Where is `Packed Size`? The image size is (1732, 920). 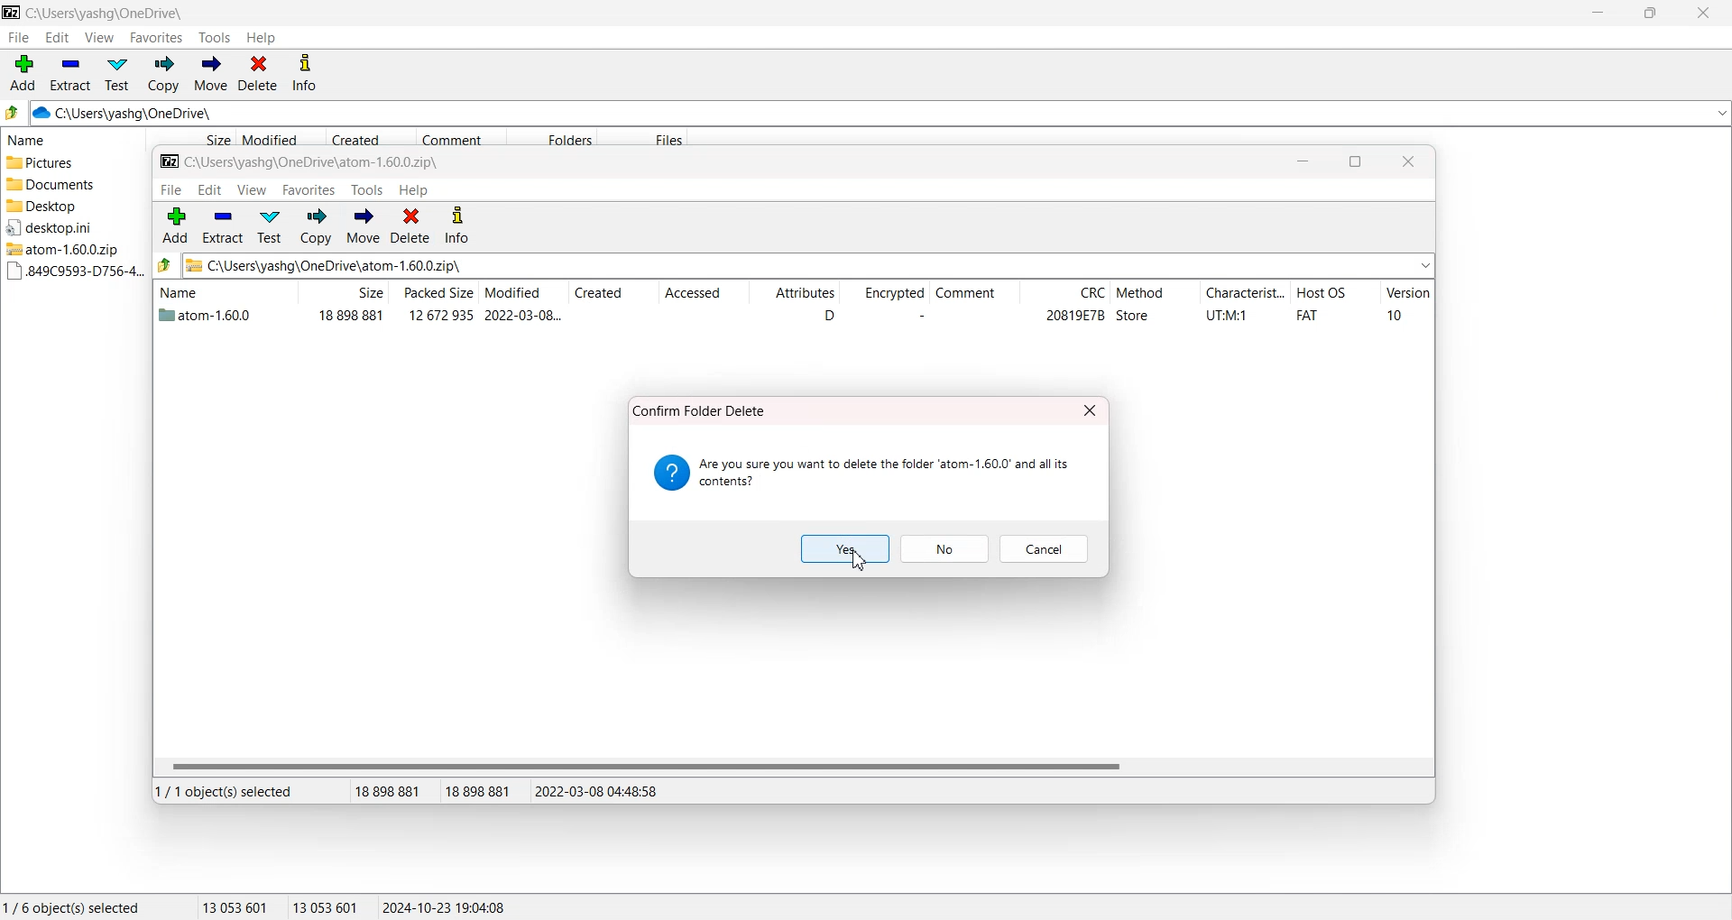 Packed Size is located at coordinates (433, 292).